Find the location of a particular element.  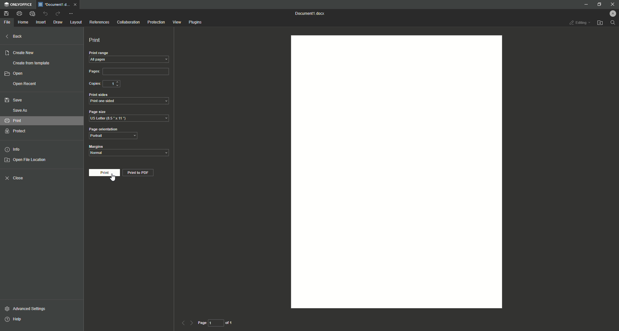

Copies  is located at coordinates (93, 84).